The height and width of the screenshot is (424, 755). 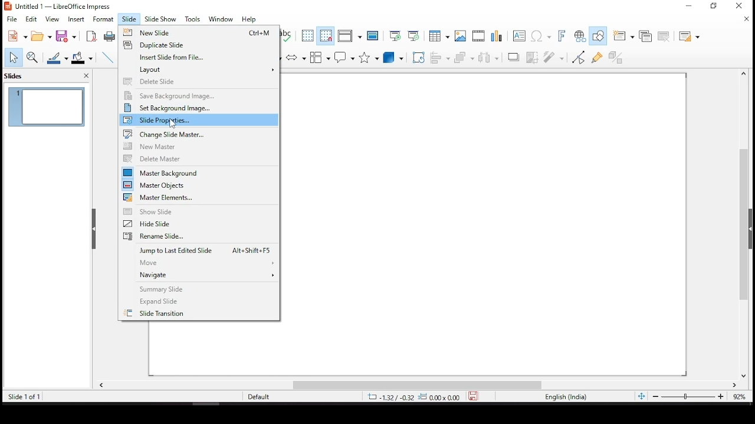 What do you see at coordinates (250, 18) in the screenshot?
I see `help` at bounding box center [250, 18].